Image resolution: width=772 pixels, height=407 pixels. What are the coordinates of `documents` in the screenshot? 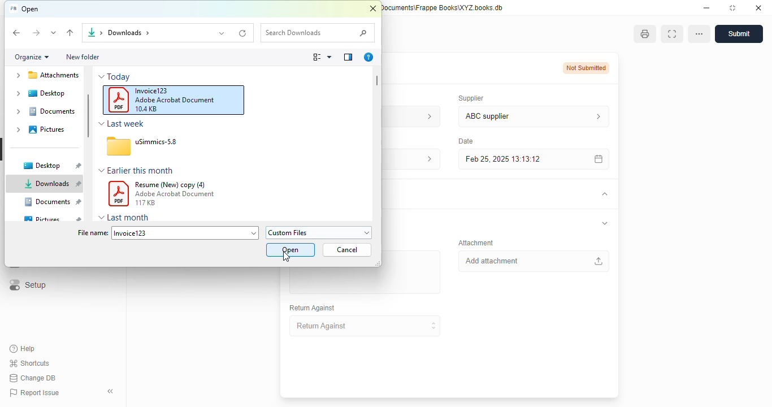 It's located at (44, 111).